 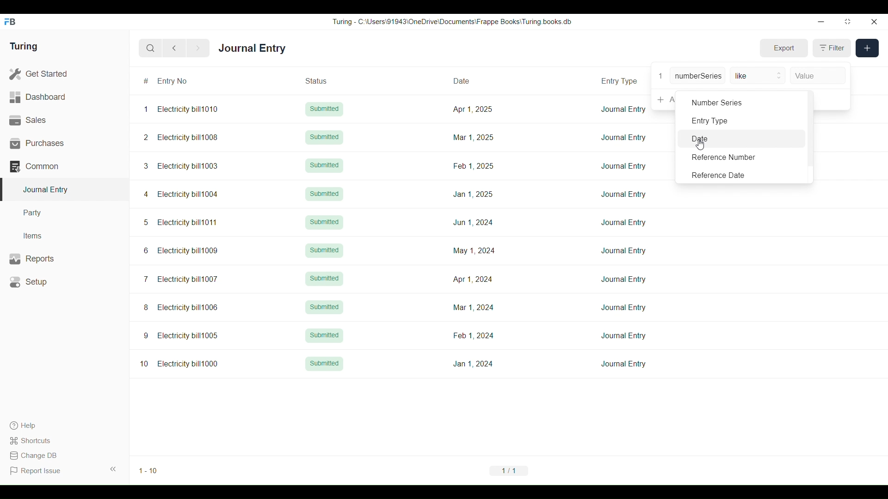 I want to click on 8 Electricity bill1006, so click(x=181, y=307).